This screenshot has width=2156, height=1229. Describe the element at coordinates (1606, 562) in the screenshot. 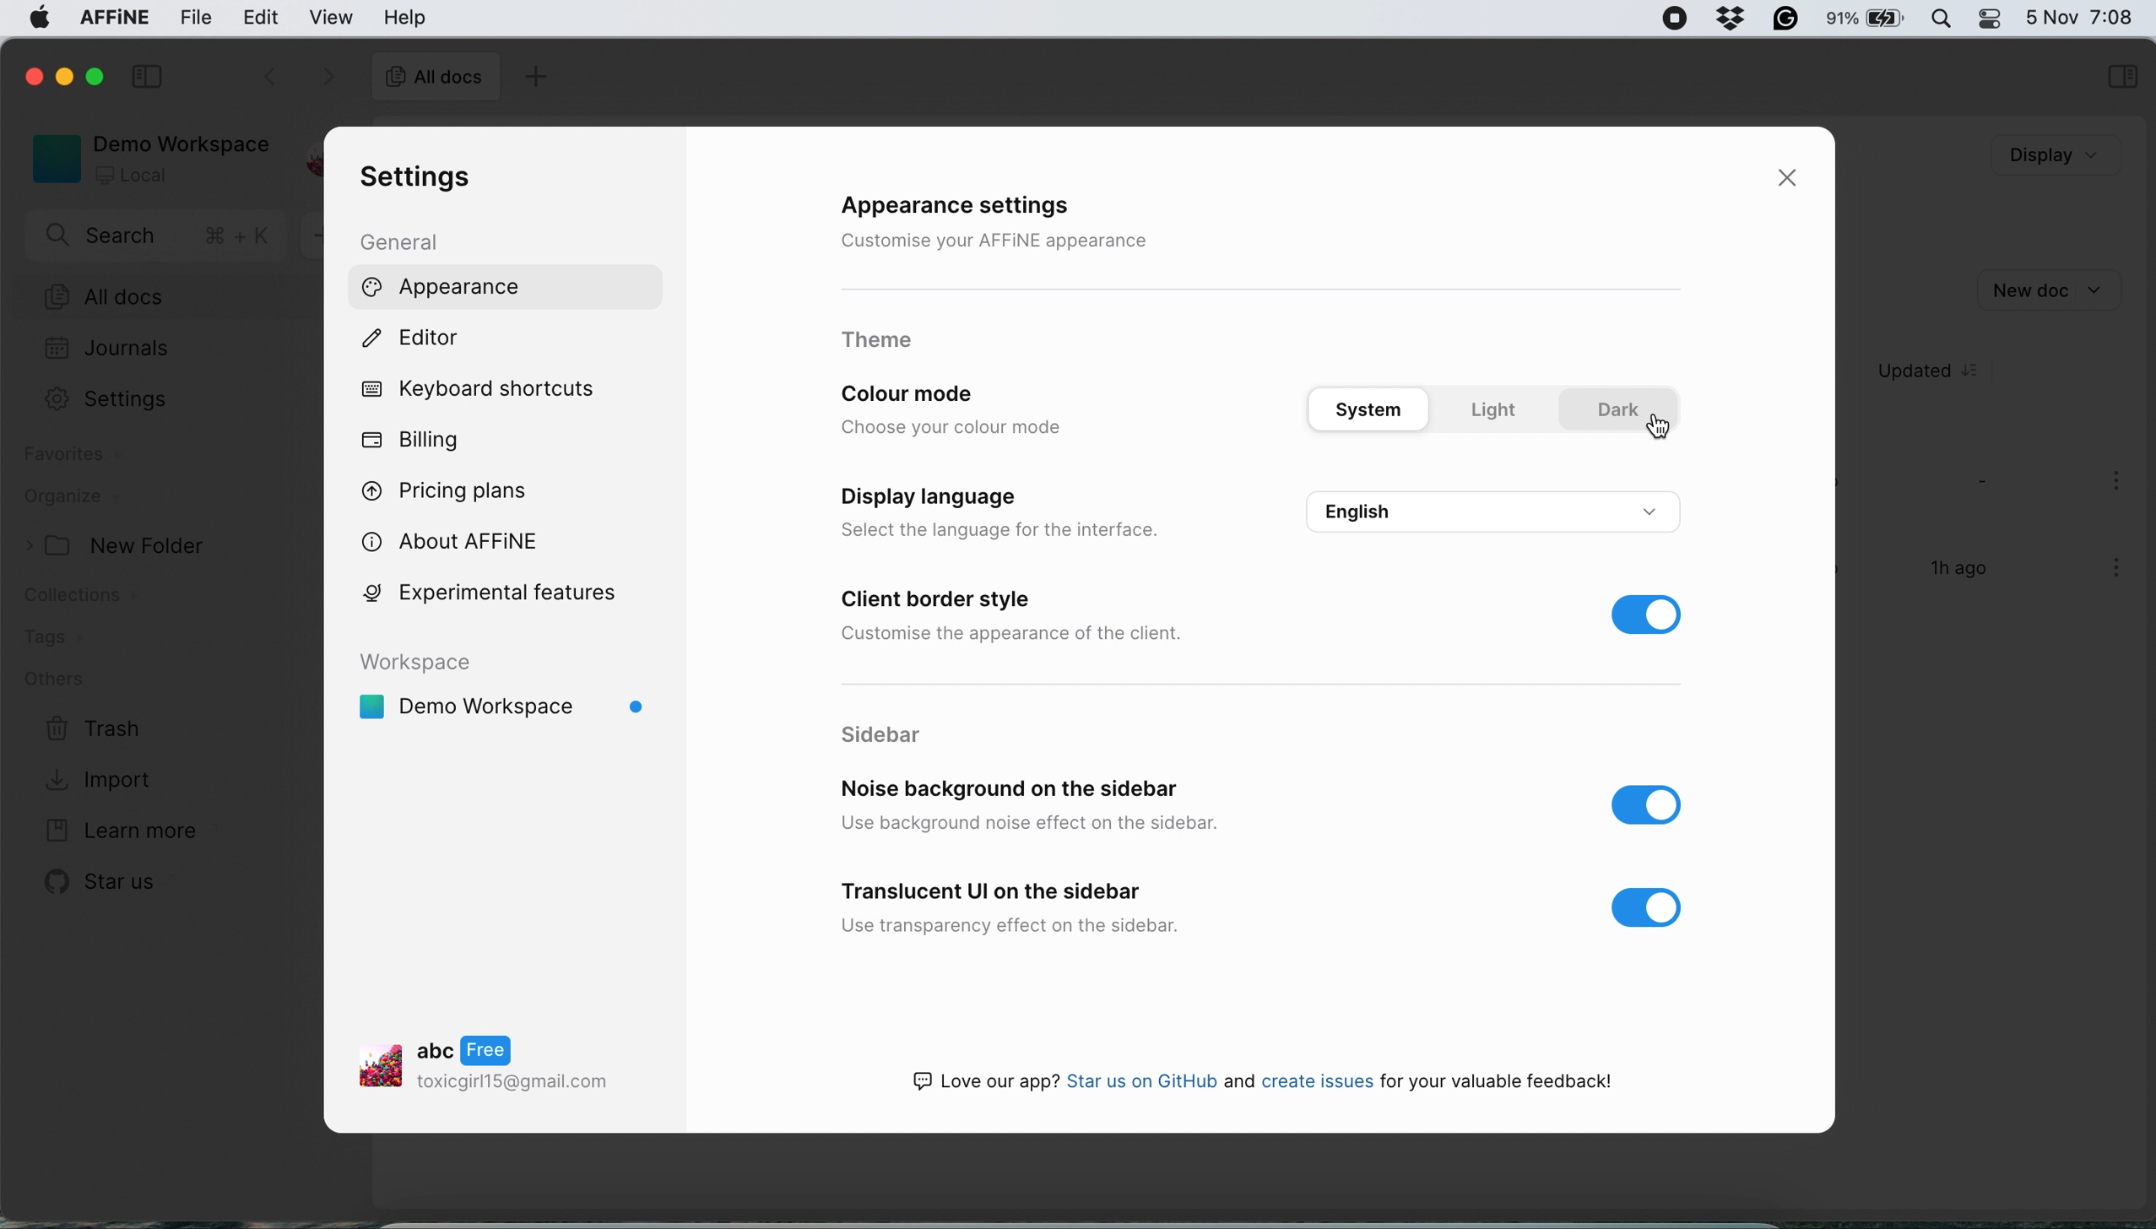

I see `change email` at that location.